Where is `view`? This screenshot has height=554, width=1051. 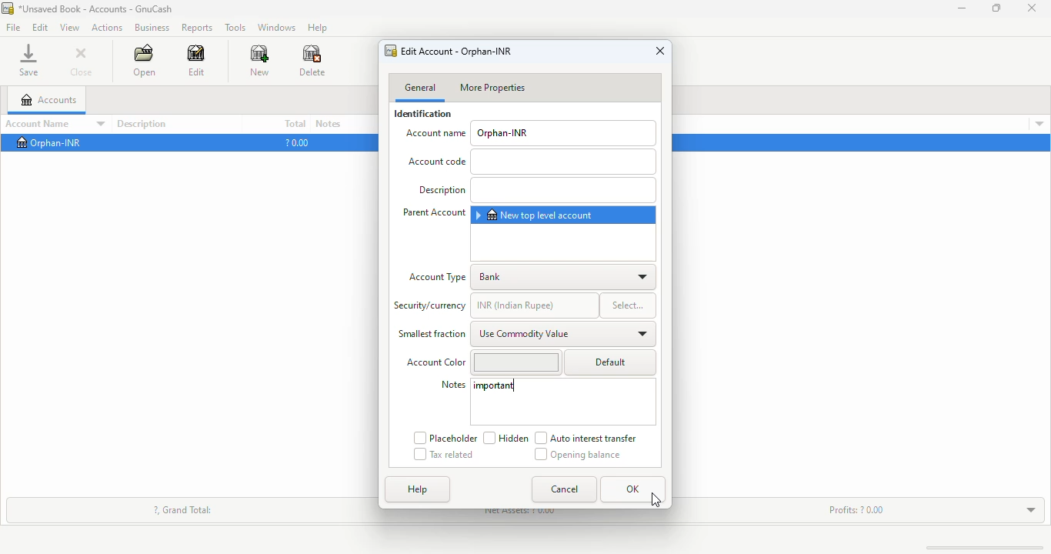
view is located at coordinates (69, 28).